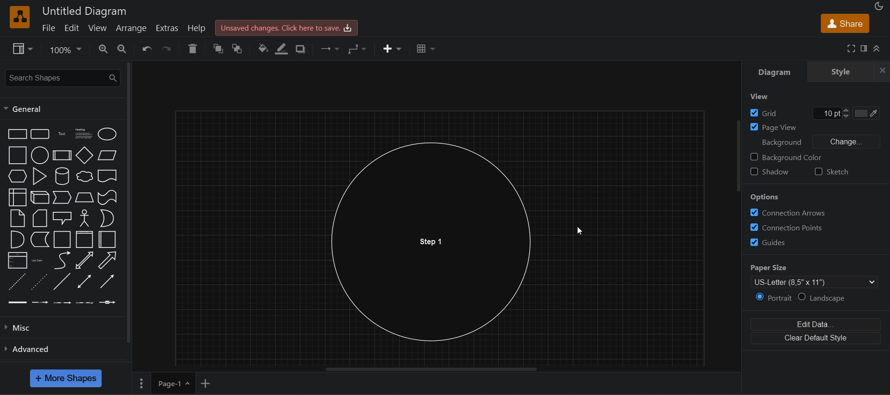 Image resolution: width=890 pixels, height=395 pixels. What do you see at coordinates (41, 134) in the screenshot?
I see `rounded rectangle` at bounding box center [41, 134].